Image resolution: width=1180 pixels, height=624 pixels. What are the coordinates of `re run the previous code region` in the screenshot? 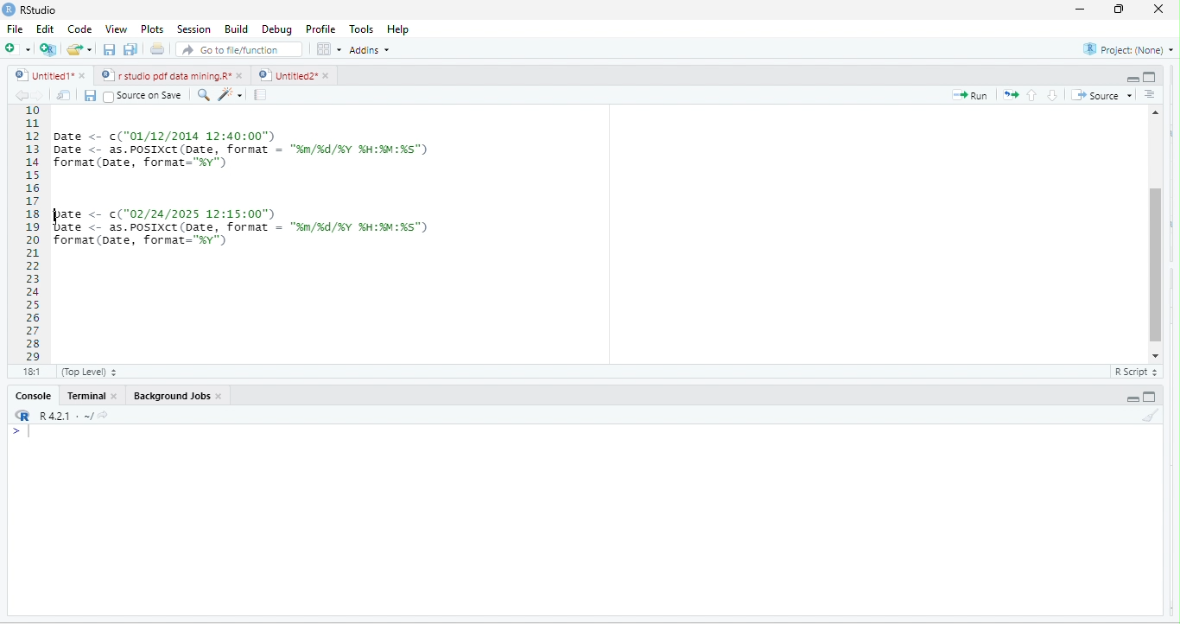 It's located at (1013, 93).